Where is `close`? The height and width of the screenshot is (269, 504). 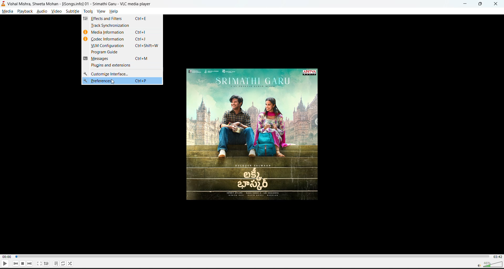 close is located at coordinates (496, 5).